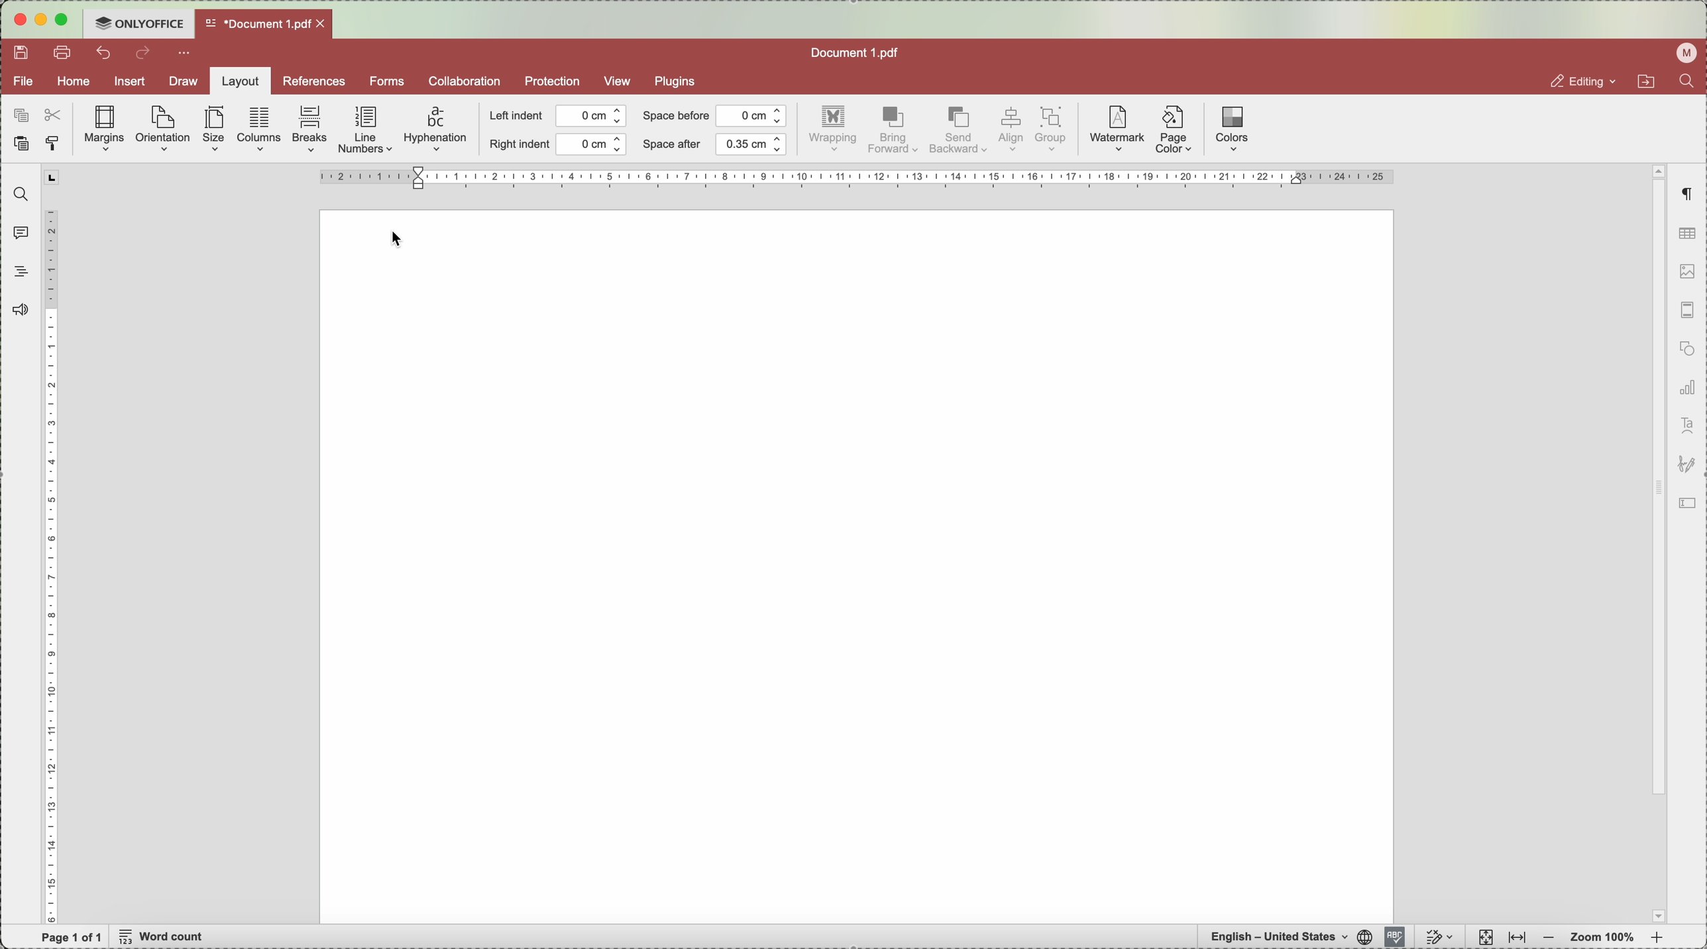  What do you see at coordinates (1115, 130) in the screenshot?
I see `watermark` at bounding box center [1115, 130].